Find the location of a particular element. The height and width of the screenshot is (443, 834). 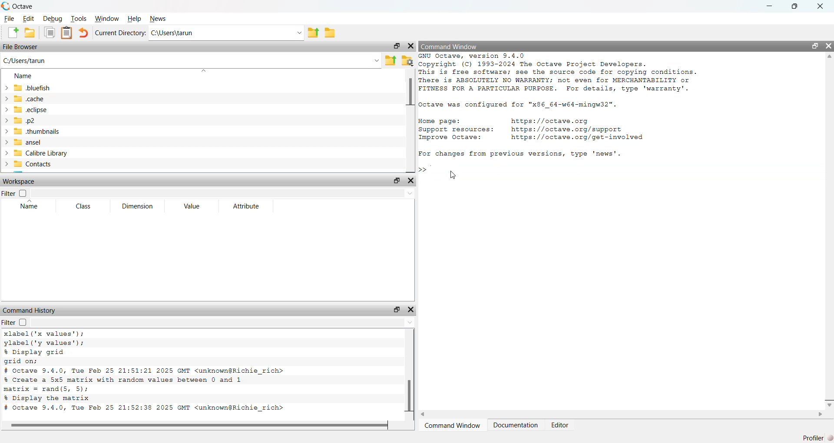

Filter | is located at coordinates (11, 194).